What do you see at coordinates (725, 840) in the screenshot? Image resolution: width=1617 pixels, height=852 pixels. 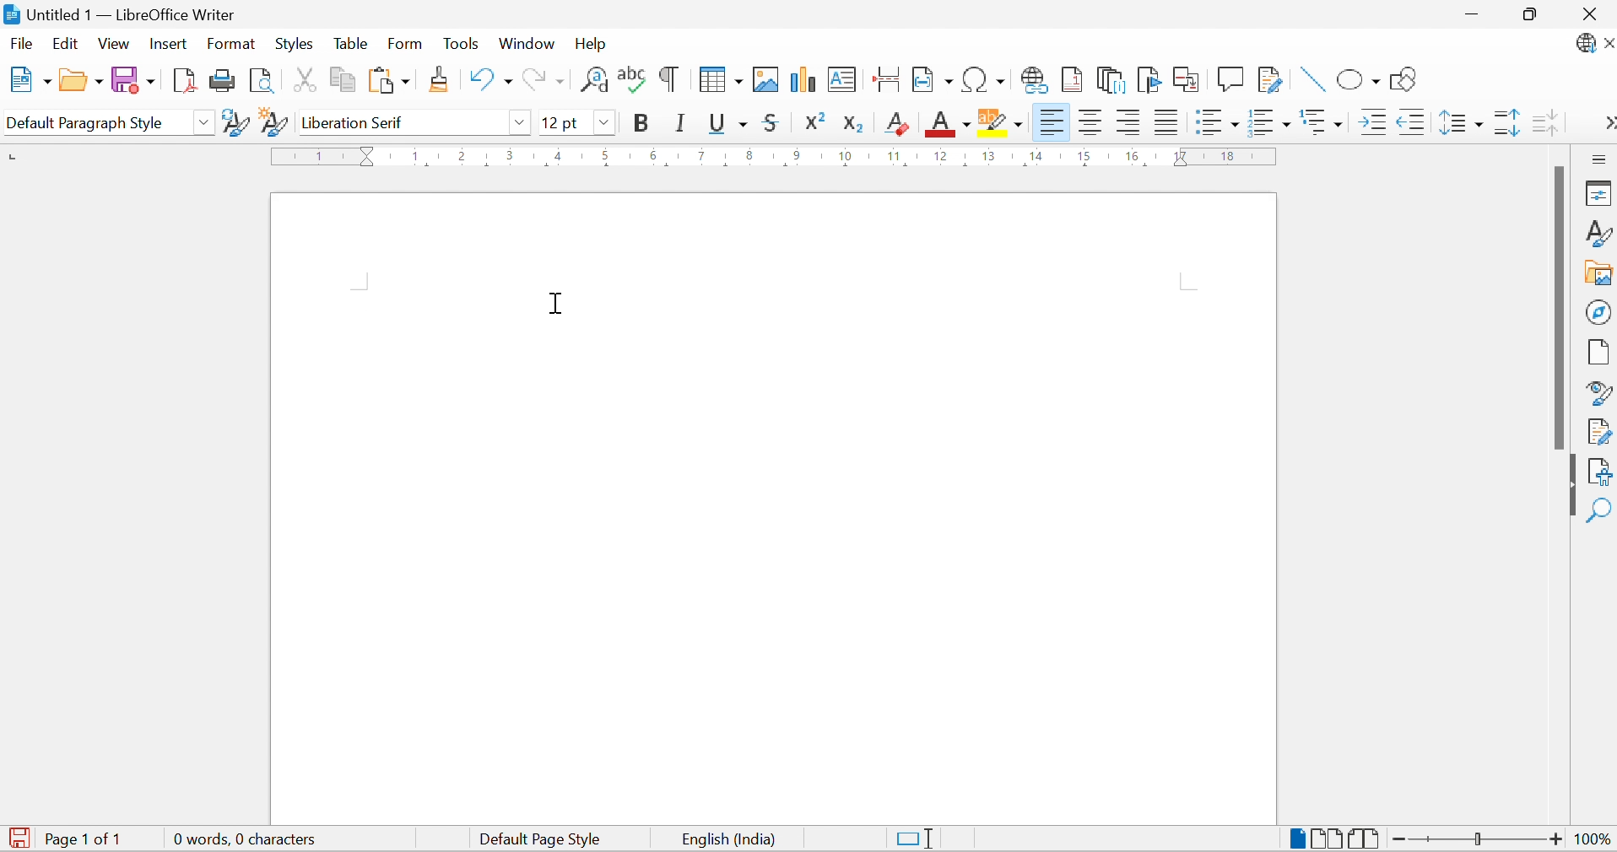 I see `English (India)` at bounding box center [725, 840].